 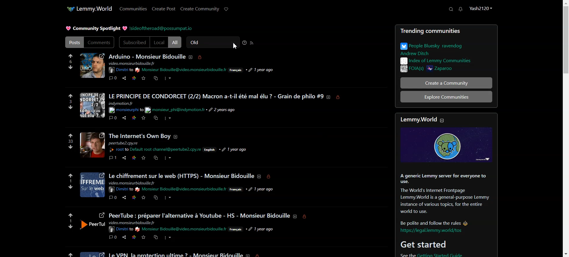 What do you see at coordinates (442, 198) in the screenshot?
I see `Text` at bounding box center [442, 198].